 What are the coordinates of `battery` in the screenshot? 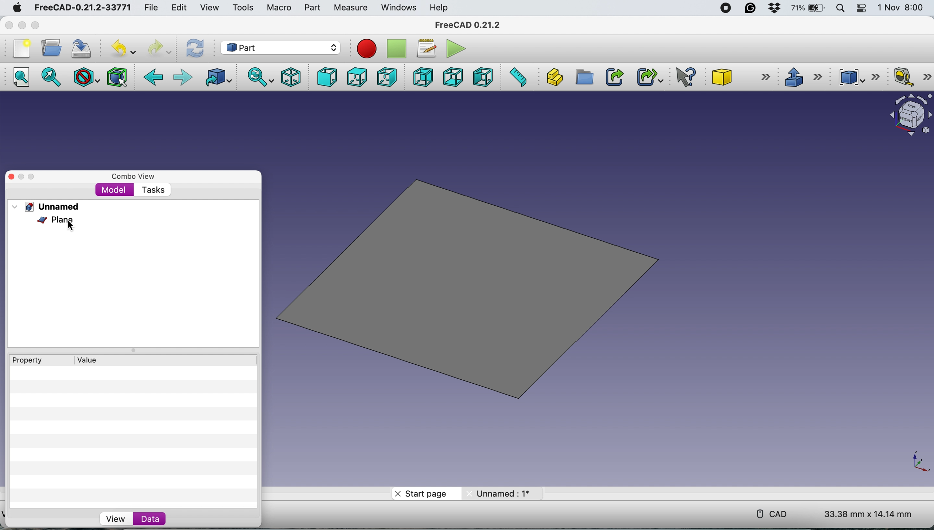 It's located at (810, 8).